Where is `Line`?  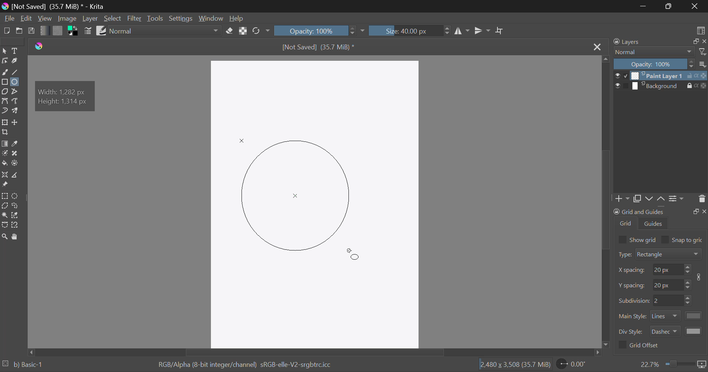 Line is located at coordinates (15, 71).